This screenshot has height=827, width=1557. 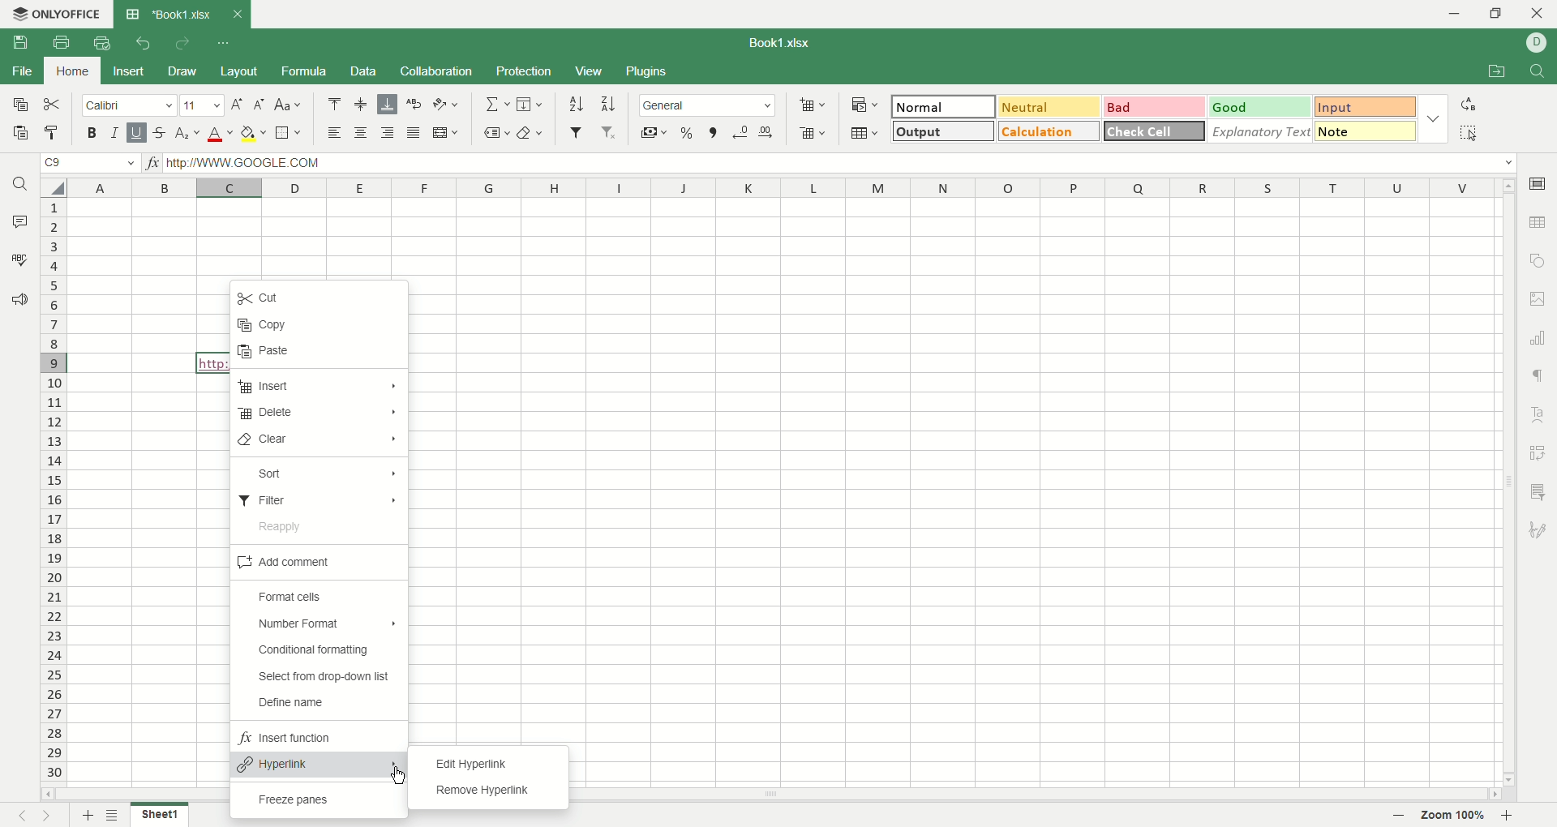 What do you see at coordinates (144, 43) in the screenshot?
I see `undo` at bounding box center [144, 43].